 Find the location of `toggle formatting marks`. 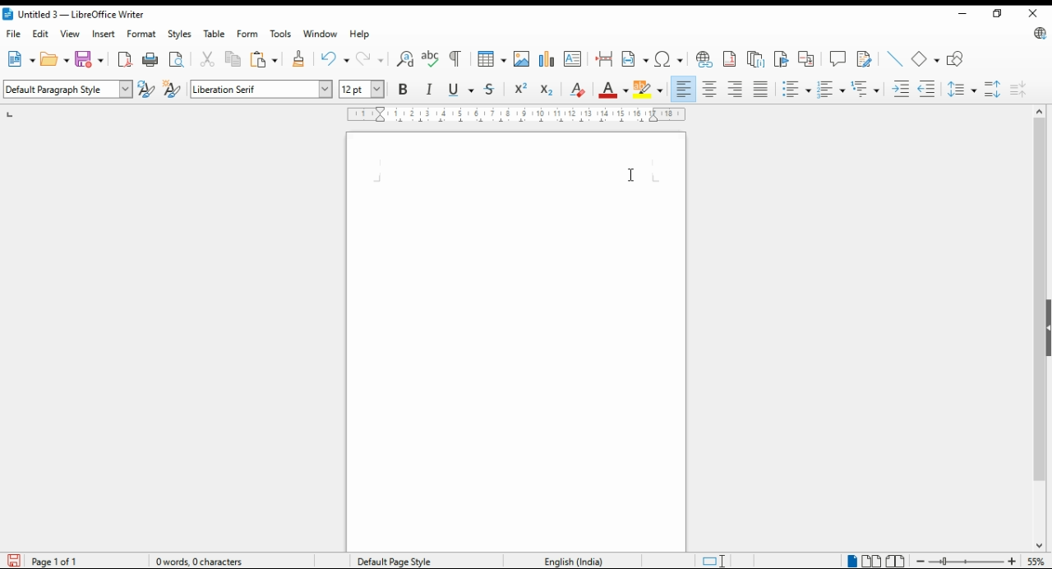

toggle formatting marks is located at coordinates (457, 58).